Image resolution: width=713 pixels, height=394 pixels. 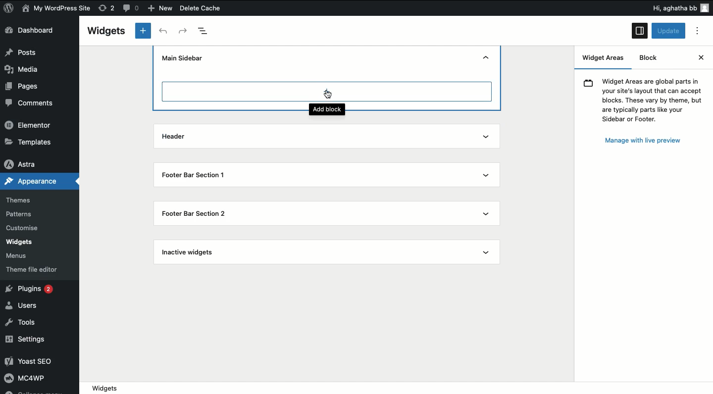 I want to click on Elementor, so click(x=29, y=124).